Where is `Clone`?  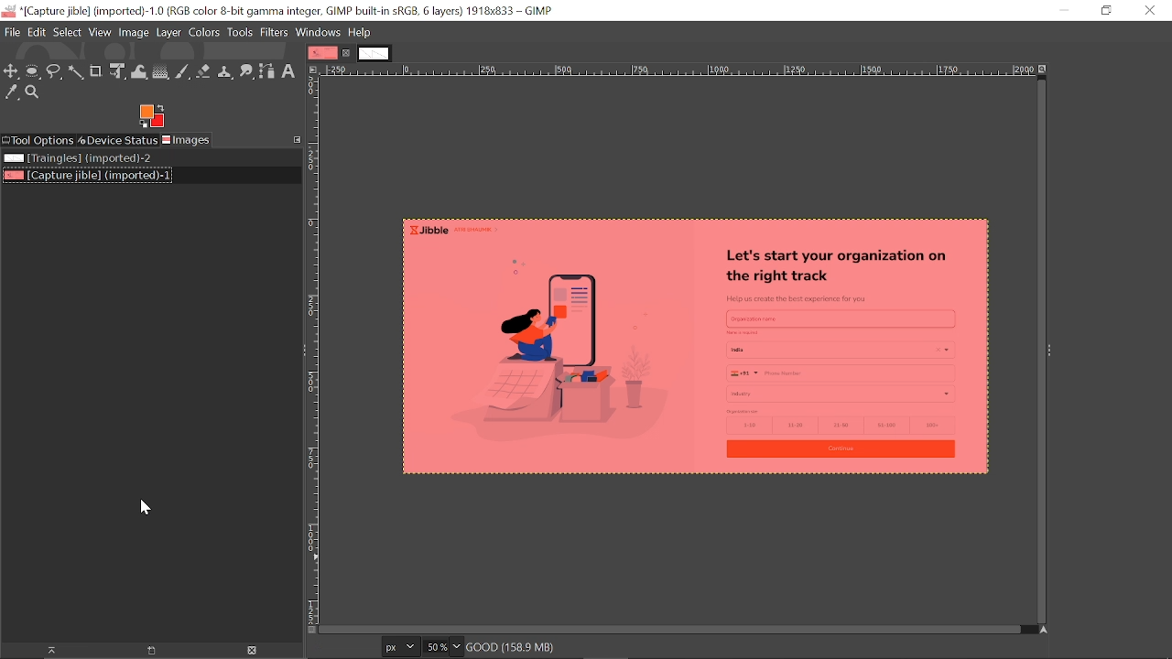
Clone is located at coordinates (226, 70).